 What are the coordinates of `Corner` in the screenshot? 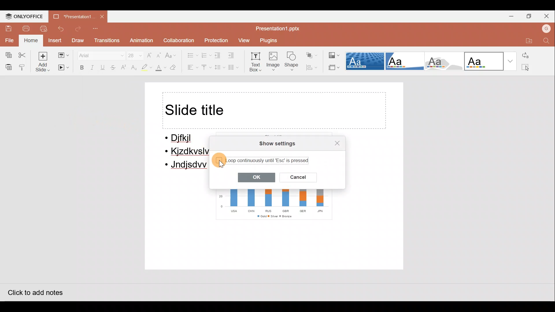 It's located at (404, 61).